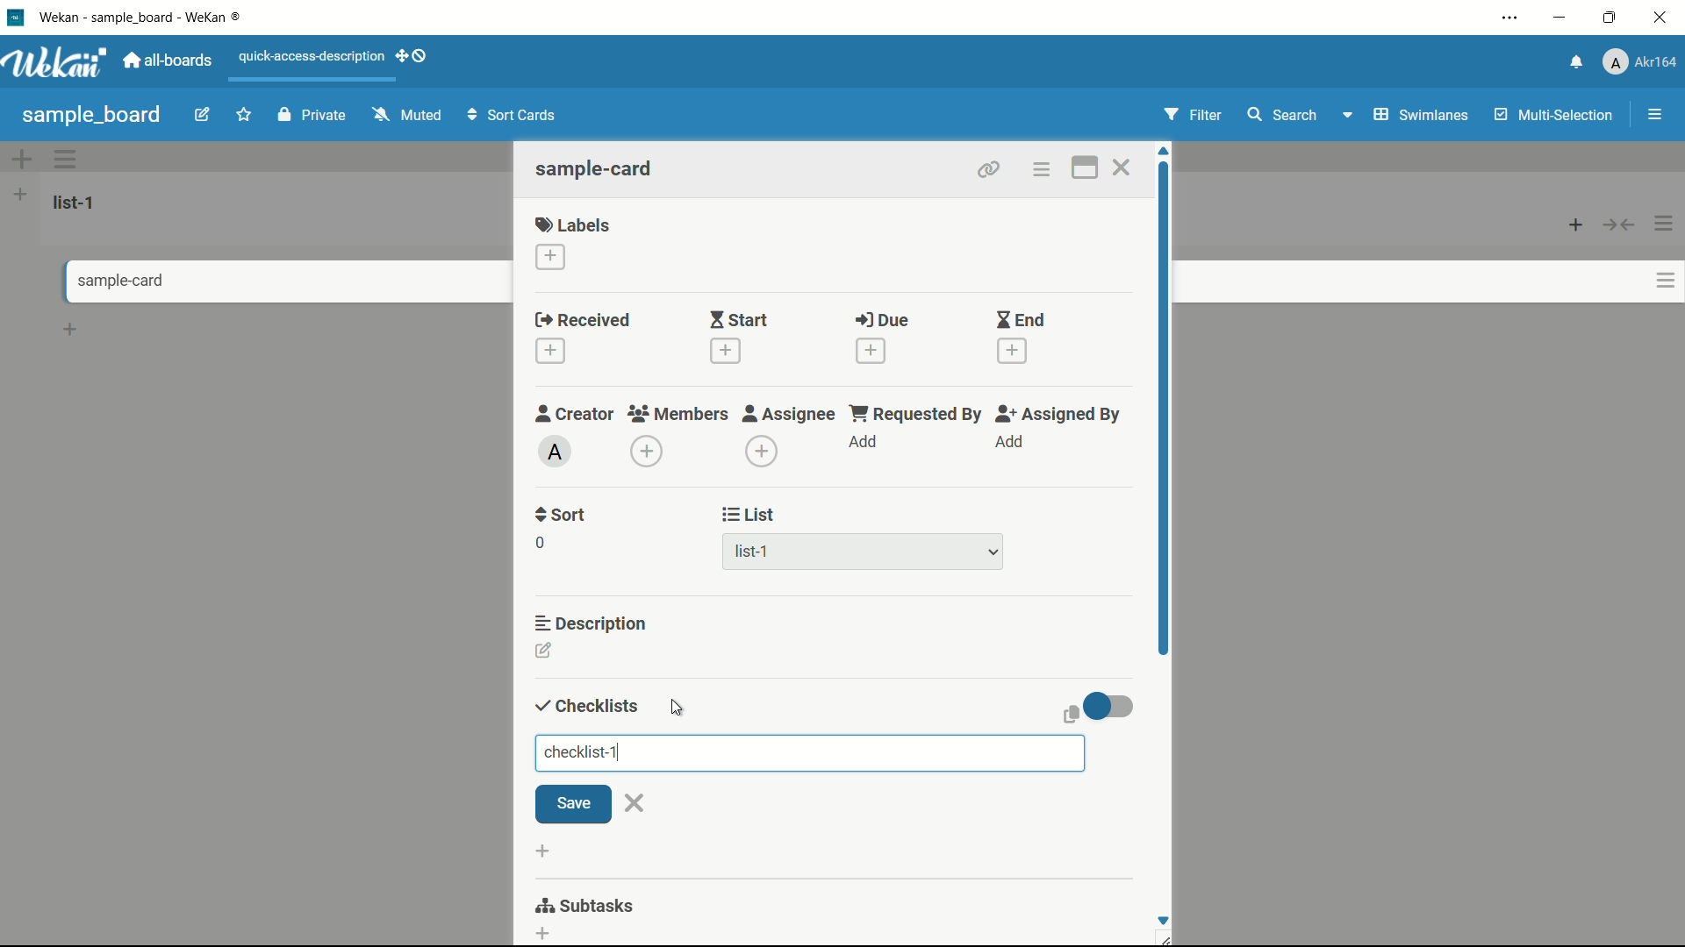 This screenshot has width=1685, height=947. What do you see at coordinates (549, 352) in the screenshot?
I see `add date` at bounding box center [549, 352].